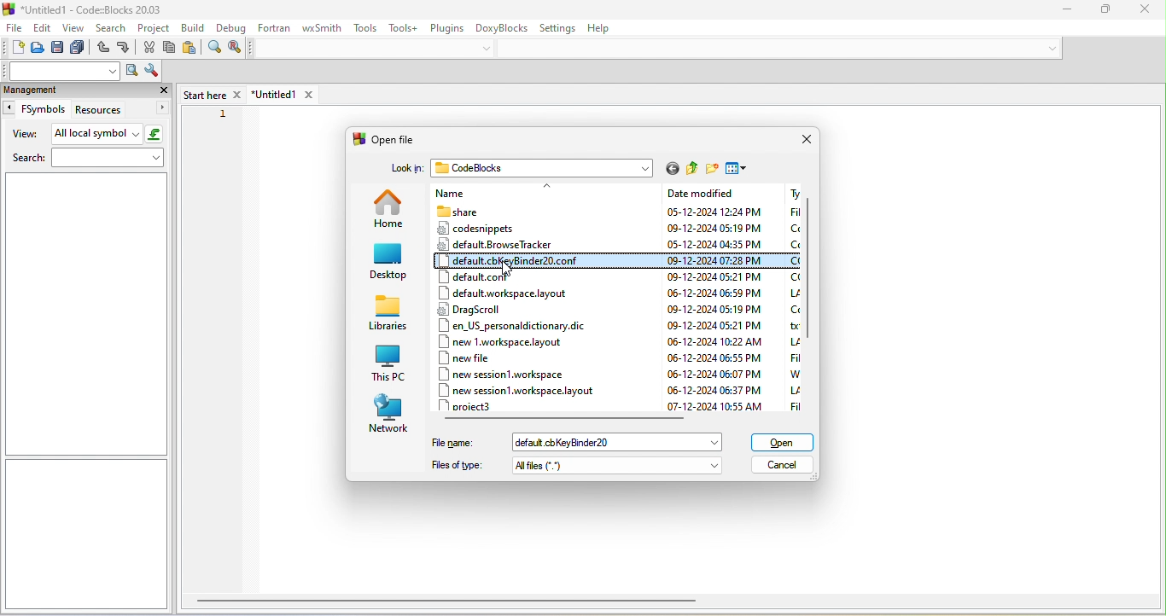  I want to click on up one level, so click(691, 167).